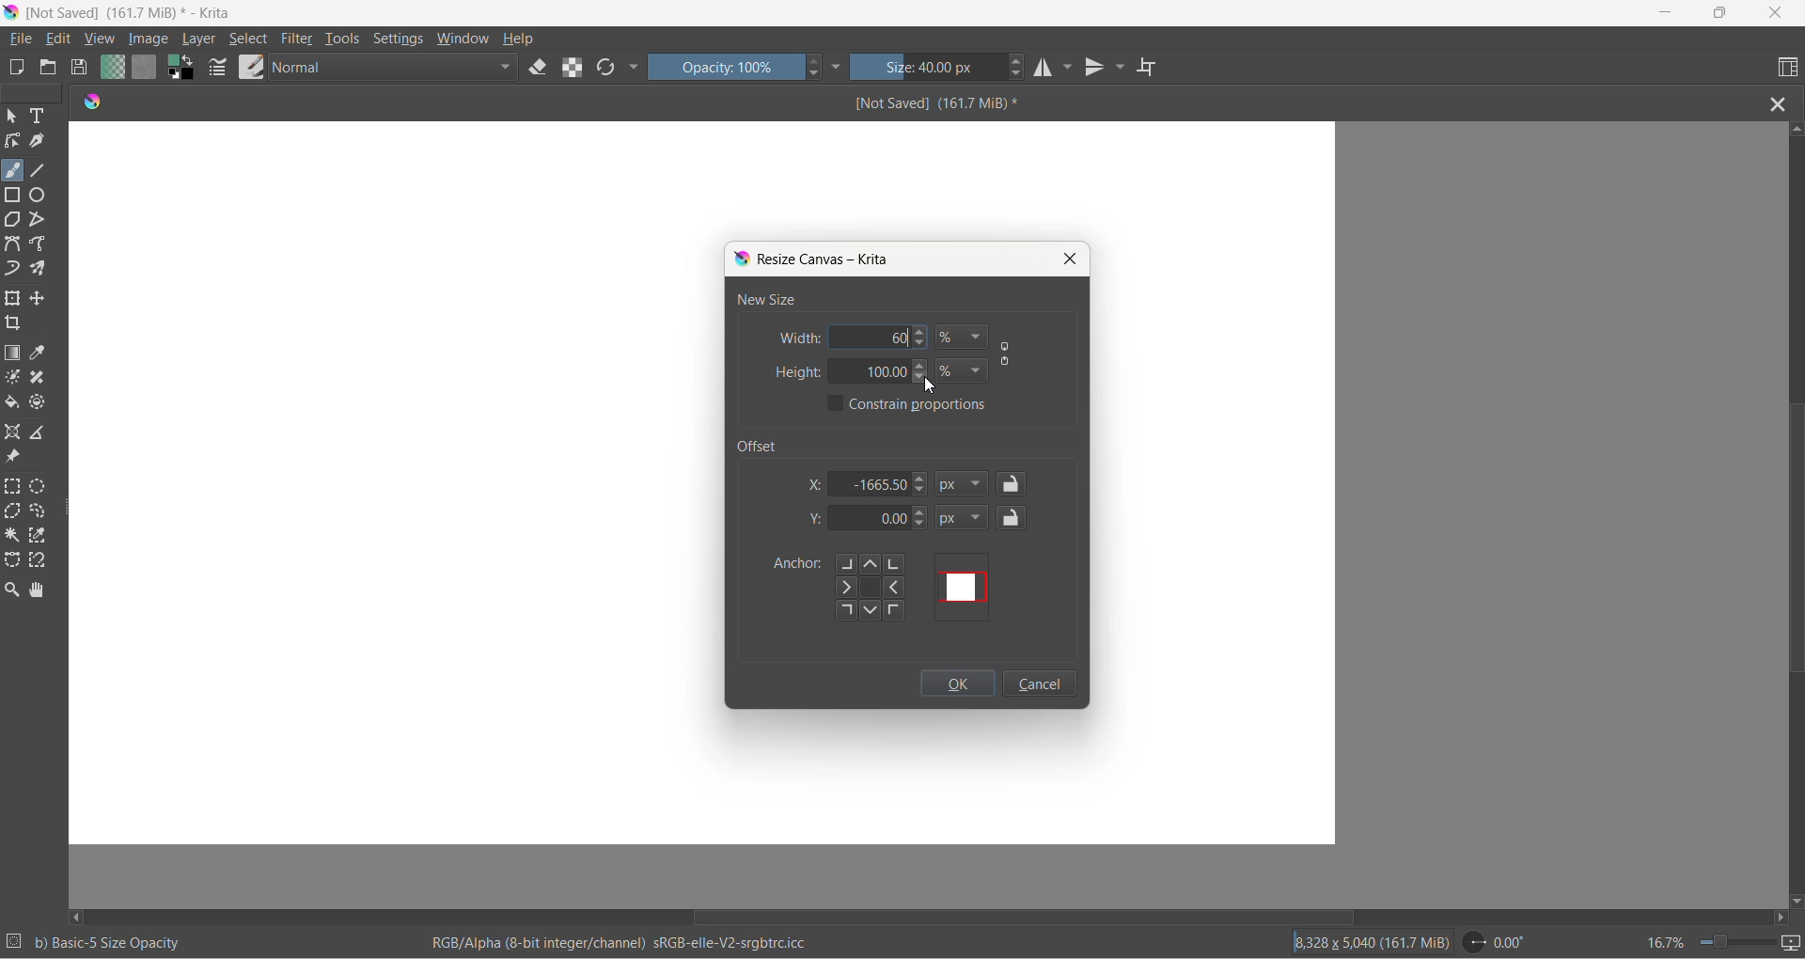  I want to click on brush tool, so click(14, 170).